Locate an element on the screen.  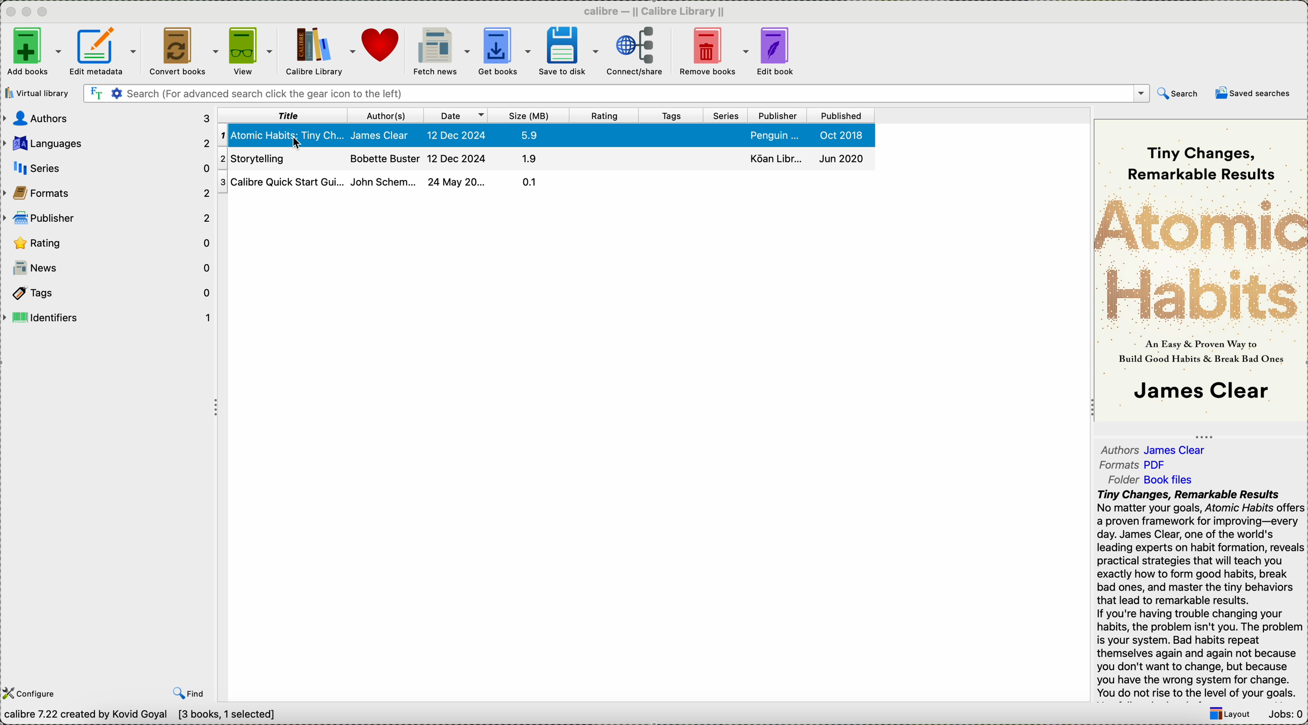
date is located at coordinates (456, 116).